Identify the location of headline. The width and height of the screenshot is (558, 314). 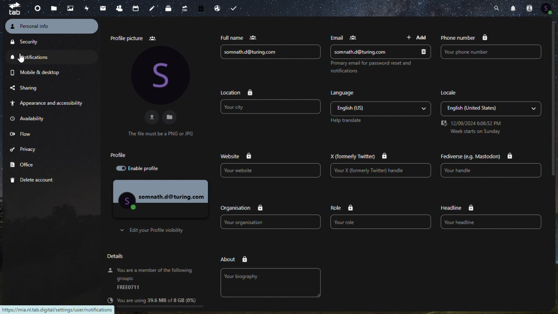
(456, 208).